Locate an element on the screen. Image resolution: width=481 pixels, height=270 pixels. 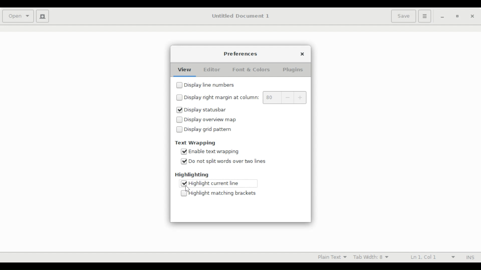
checked checkbox is located at coordinates (183, 152).